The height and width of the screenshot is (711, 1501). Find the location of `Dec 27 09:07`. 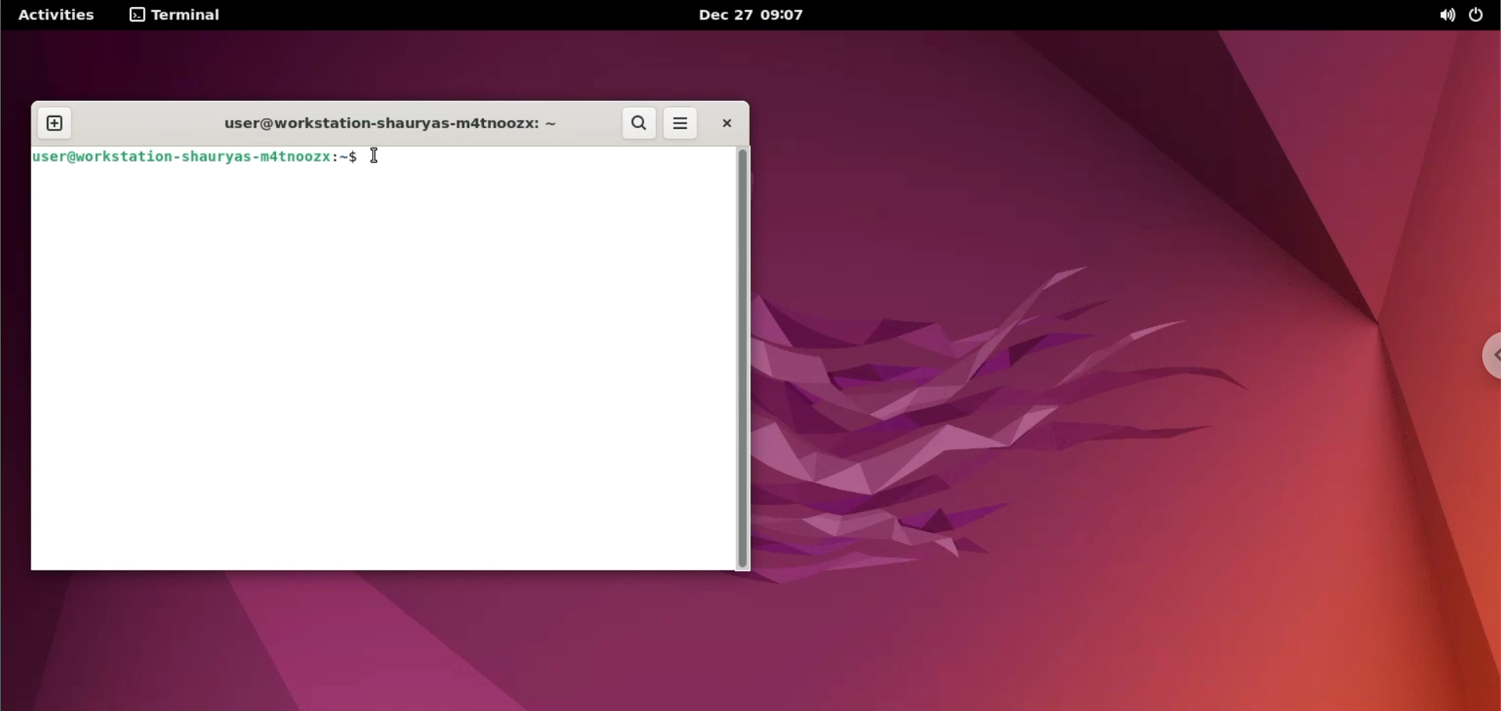

Dec 27 09:07 is located at coordinates (758, 16).